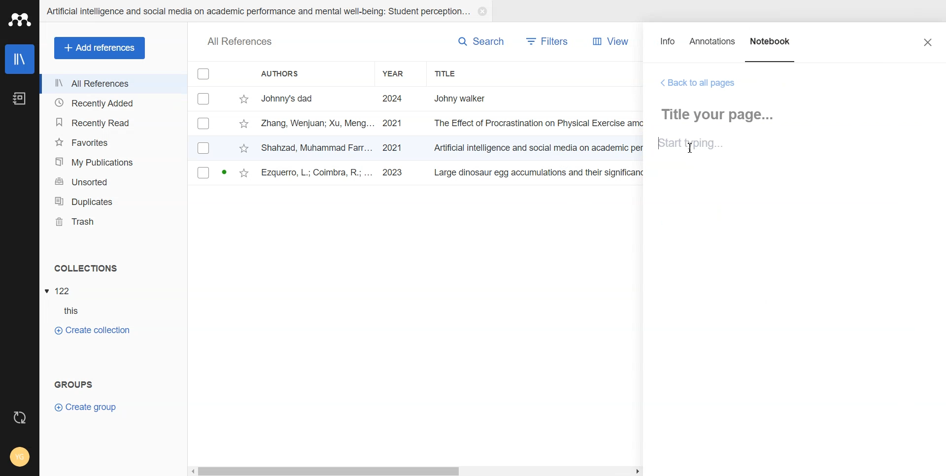 Image resolution: width=946 pixels, height=476 pixels. Describe the element at coordinates (401, 73) in the screenshot. I see `Year` at that location.